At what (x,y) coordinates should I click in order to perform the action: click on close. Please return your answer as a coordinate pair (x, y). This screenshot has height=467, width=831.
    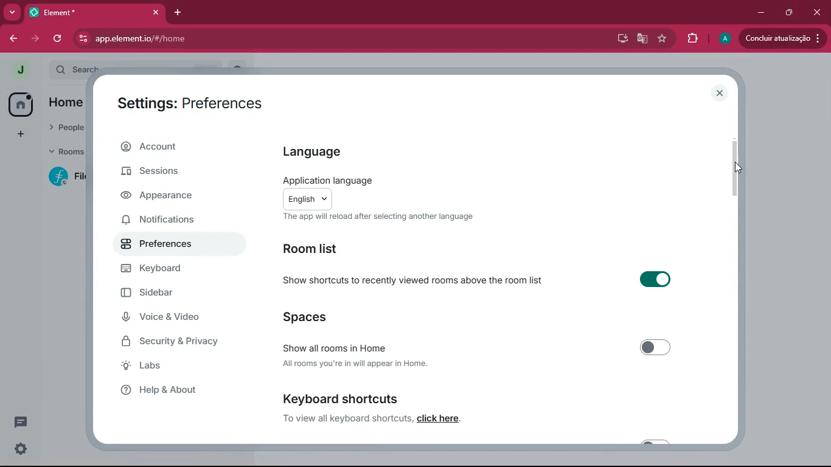
    Looking at the image, I should click on (721, 94).